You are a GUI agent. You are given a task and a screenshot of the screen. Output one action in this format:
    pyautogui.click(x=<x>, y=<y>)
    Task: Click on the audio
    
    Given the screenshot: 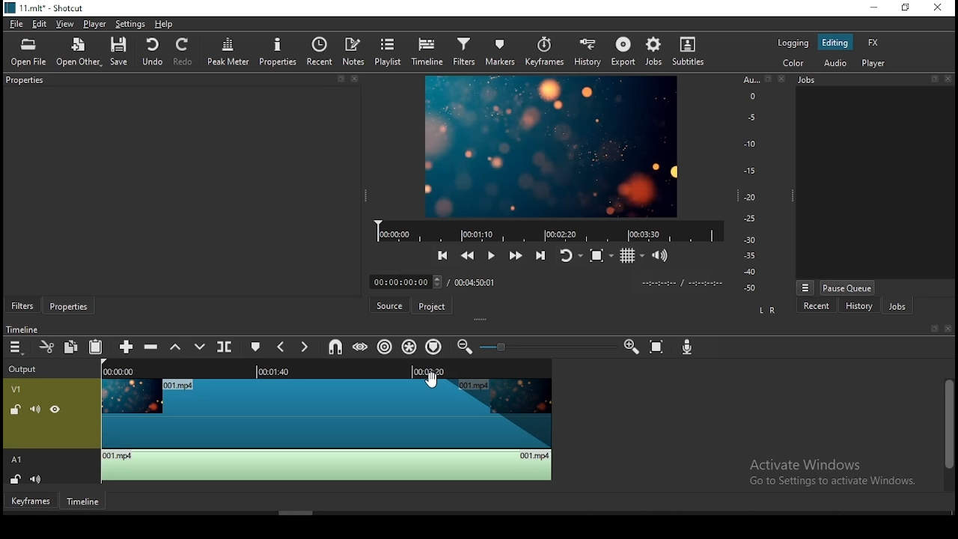 What is the action you would take?
    pyautogui.click(x=838, y=63)
    